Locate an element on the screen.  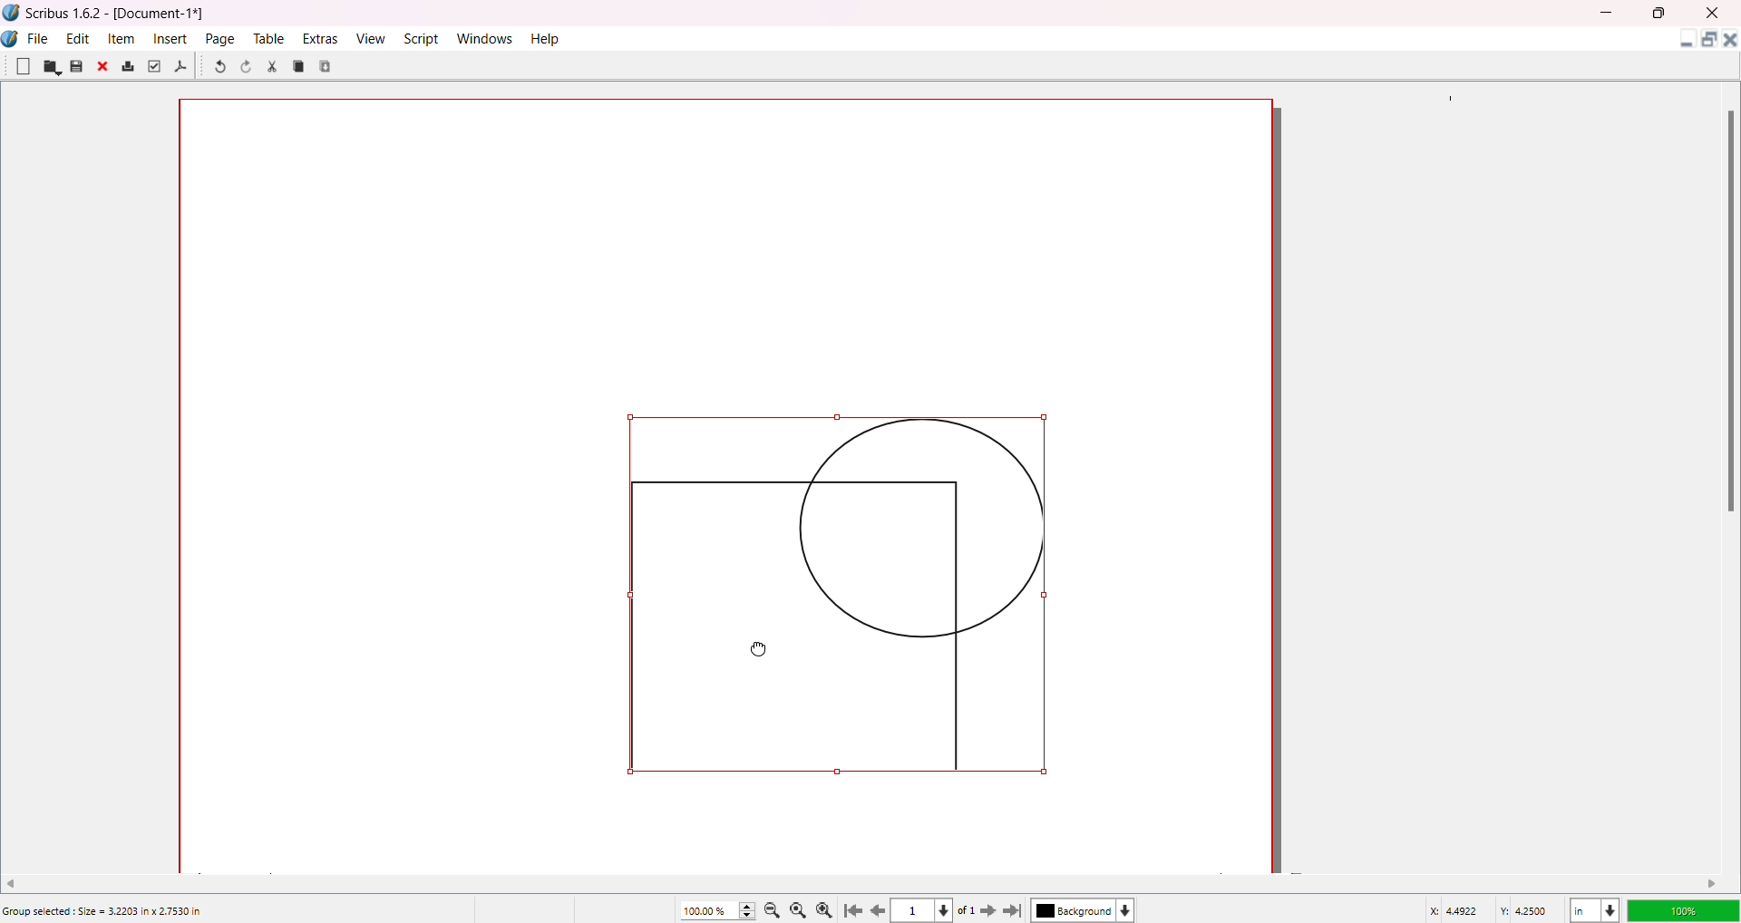
Save is located at coordinates (76, 66).